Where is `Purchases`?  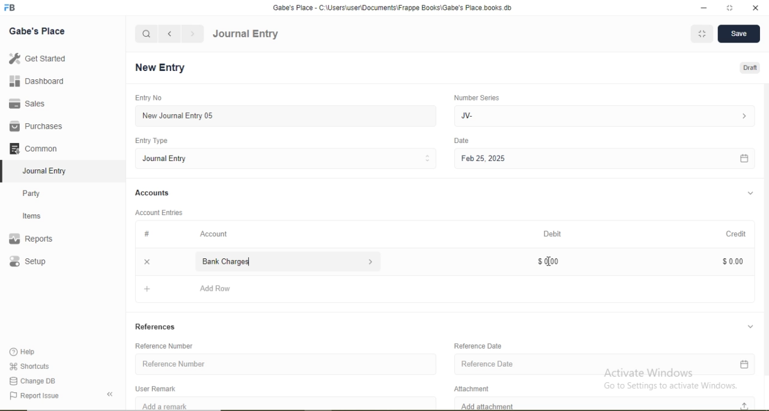 Purchases is located at coordinates (36, 126).